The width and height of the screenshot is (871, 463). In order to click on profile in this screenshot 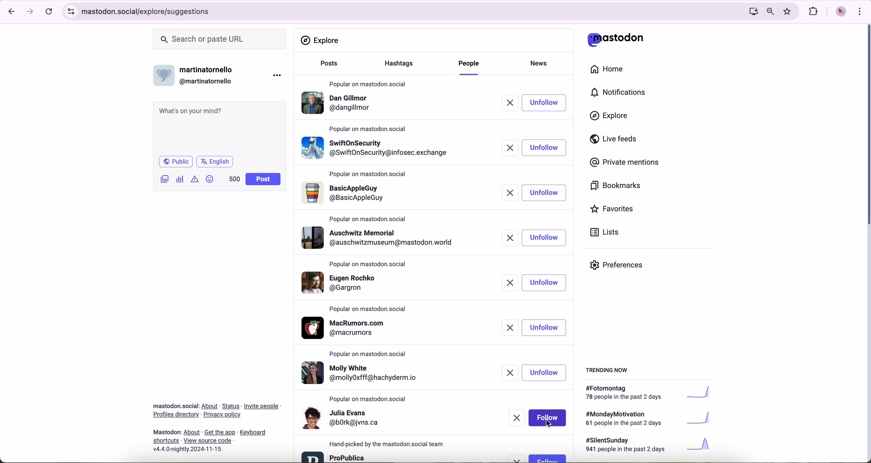, I will do `click(346, 194)`.